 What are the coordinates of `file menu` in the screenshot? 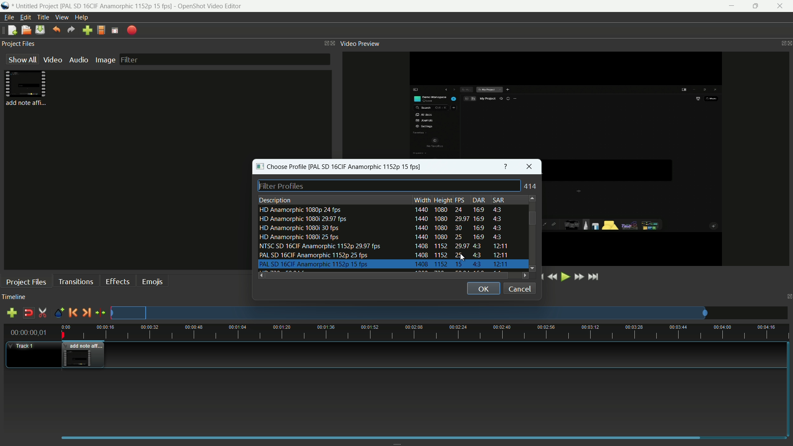 It's located at (7, 18).